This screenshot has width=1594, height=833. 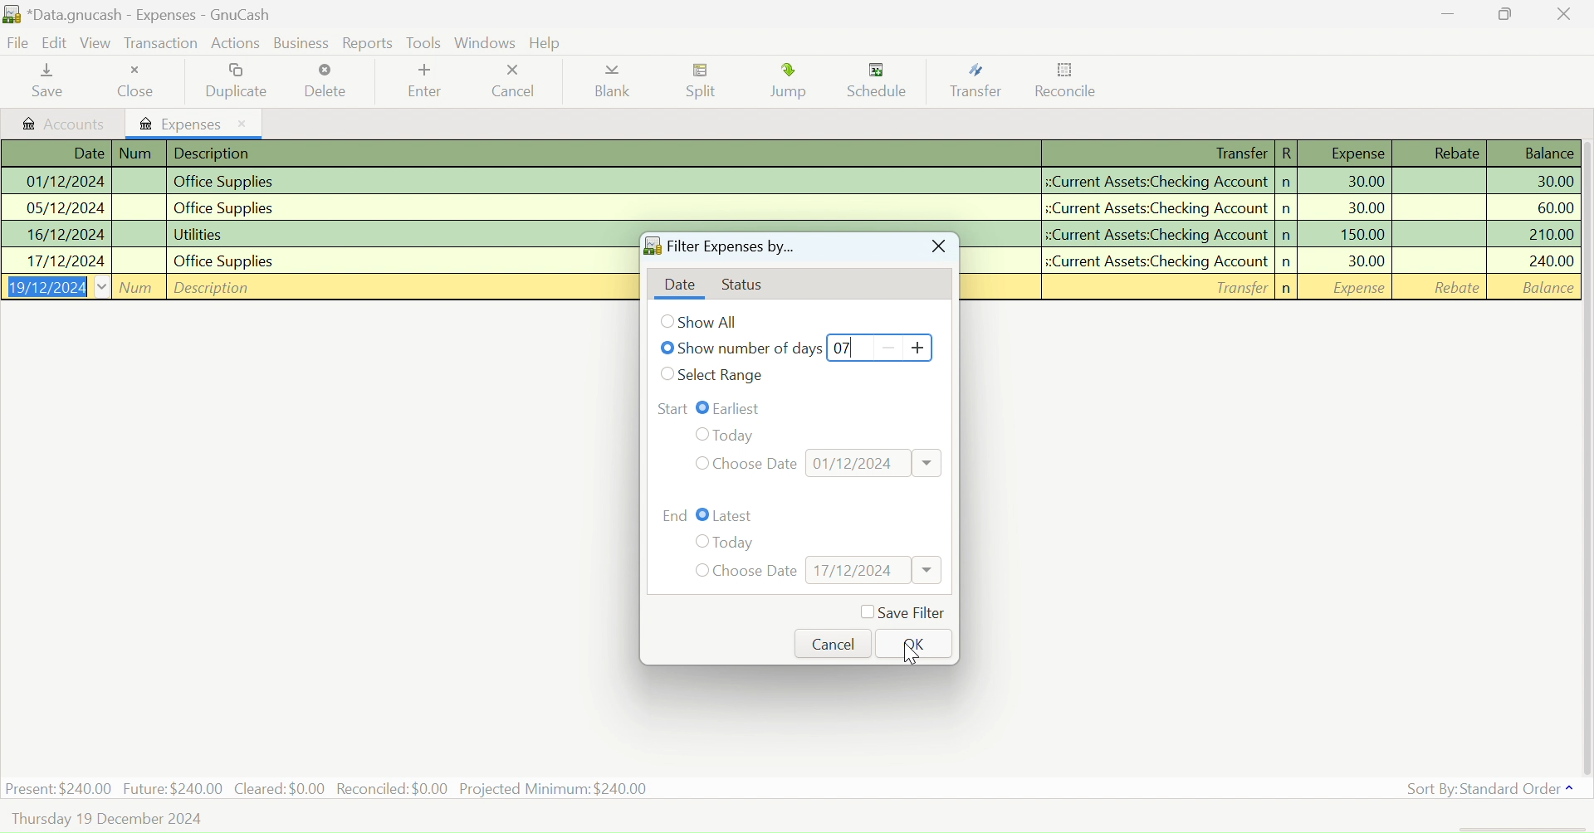 I want to click on Checkbox, so click(x=667, y=347).